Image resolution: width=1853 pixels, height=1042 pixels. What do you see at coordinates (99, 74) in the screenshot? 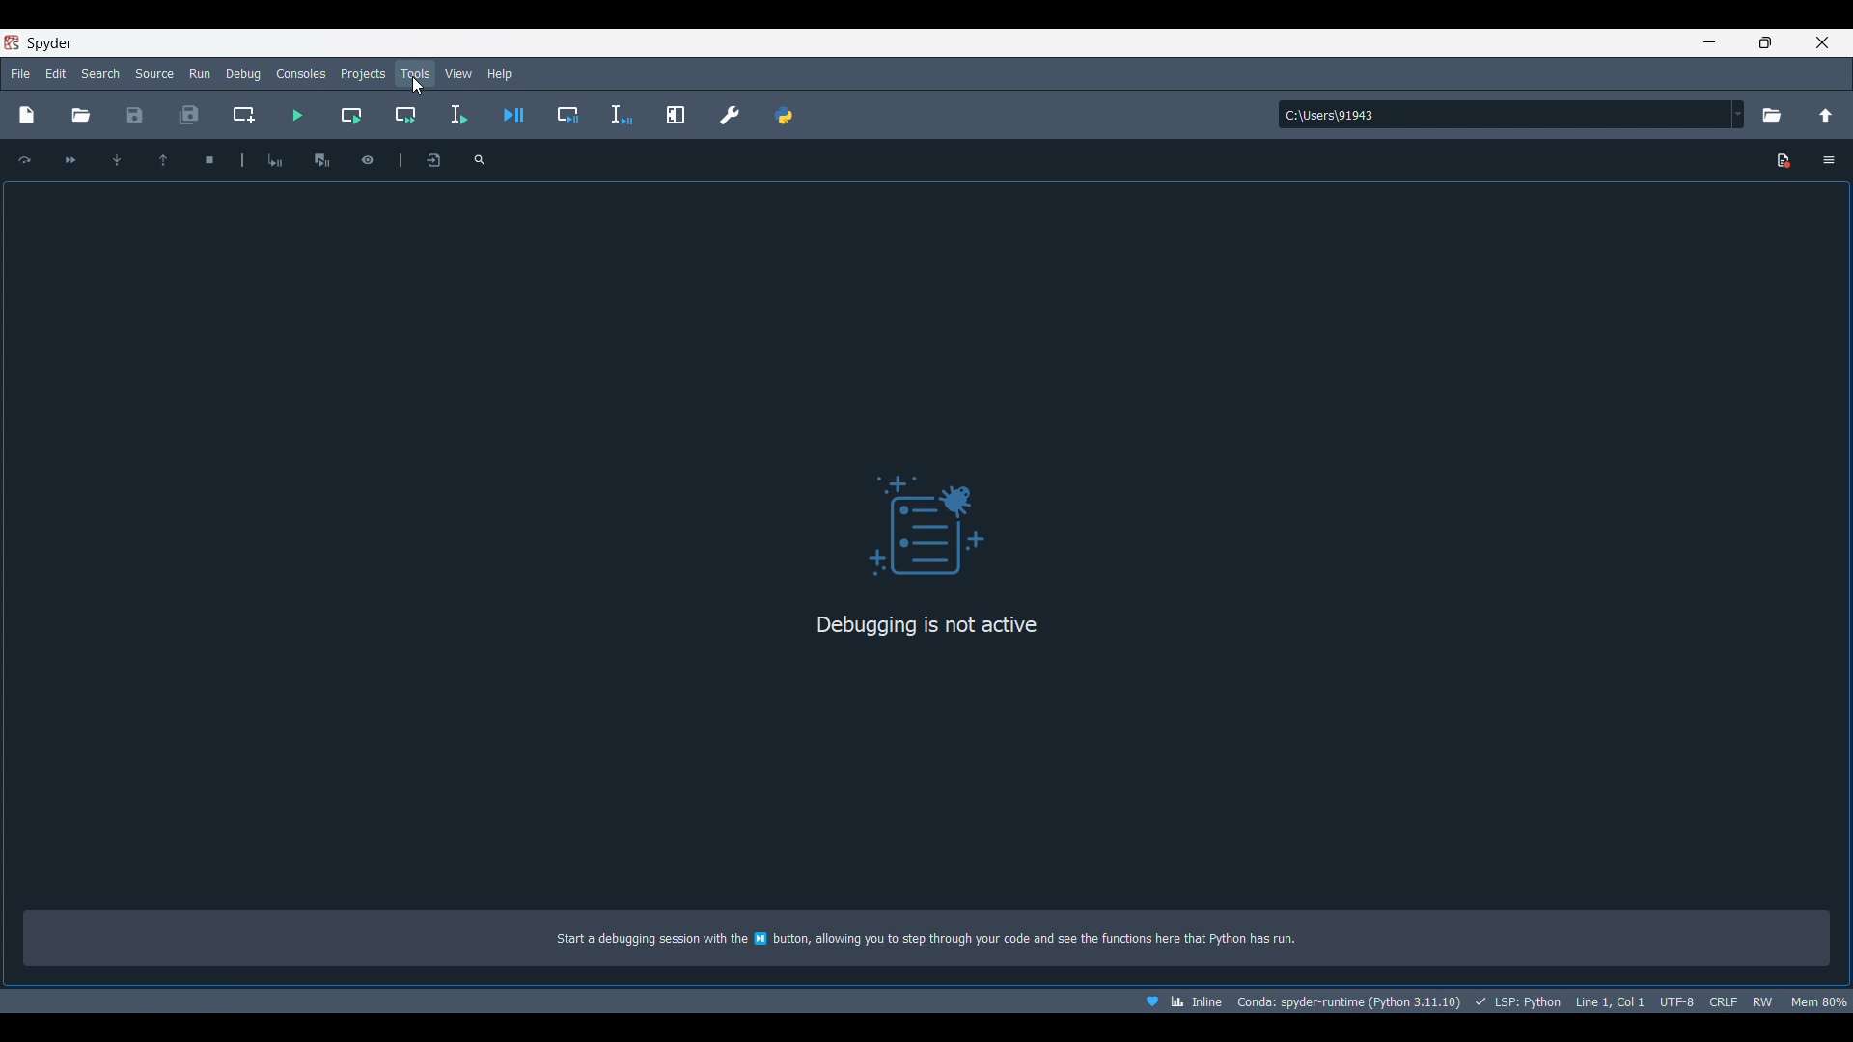
I see `Search menu` at bounding box center [99, 74].